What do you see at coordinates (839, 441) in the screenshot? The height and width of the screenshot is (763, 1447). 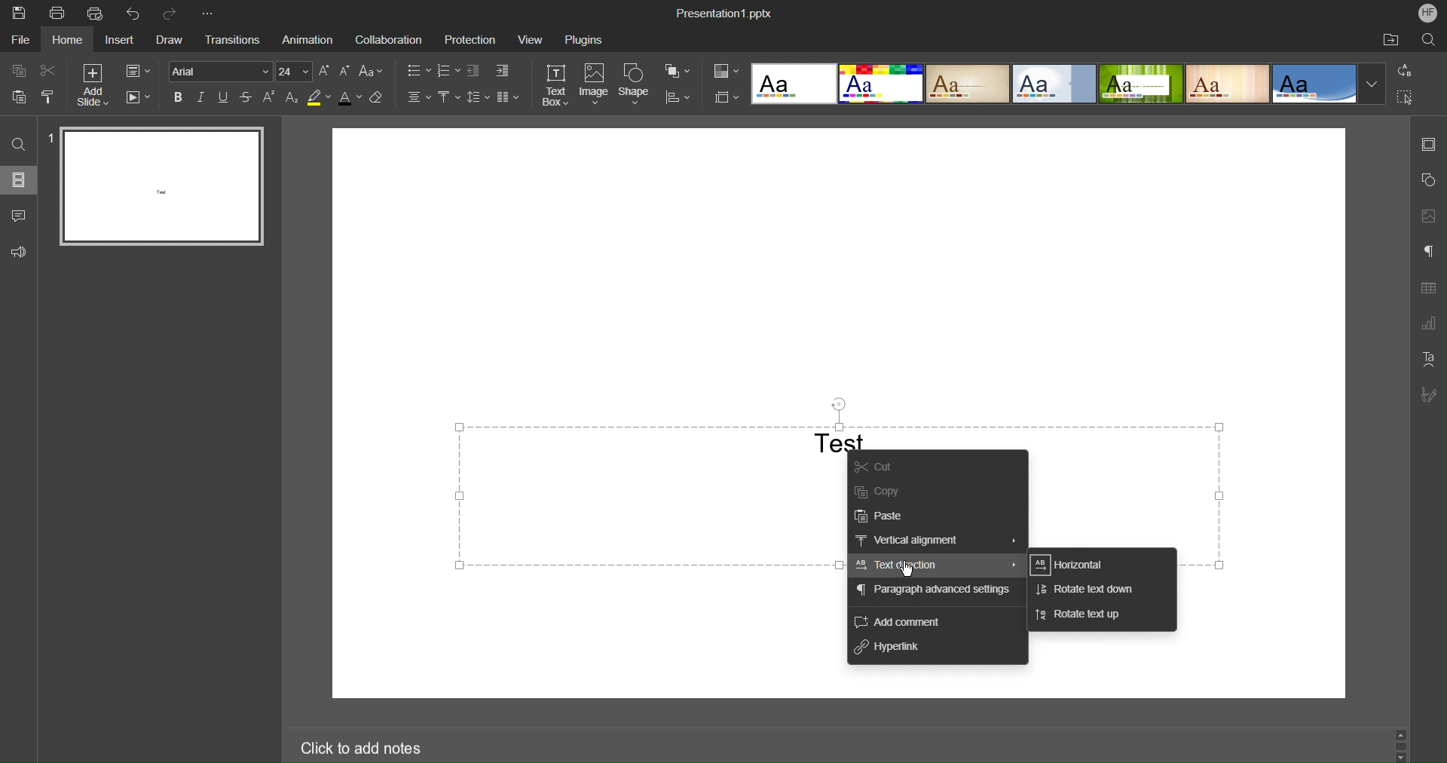 I see `Test` at bounding box center [839, 441].